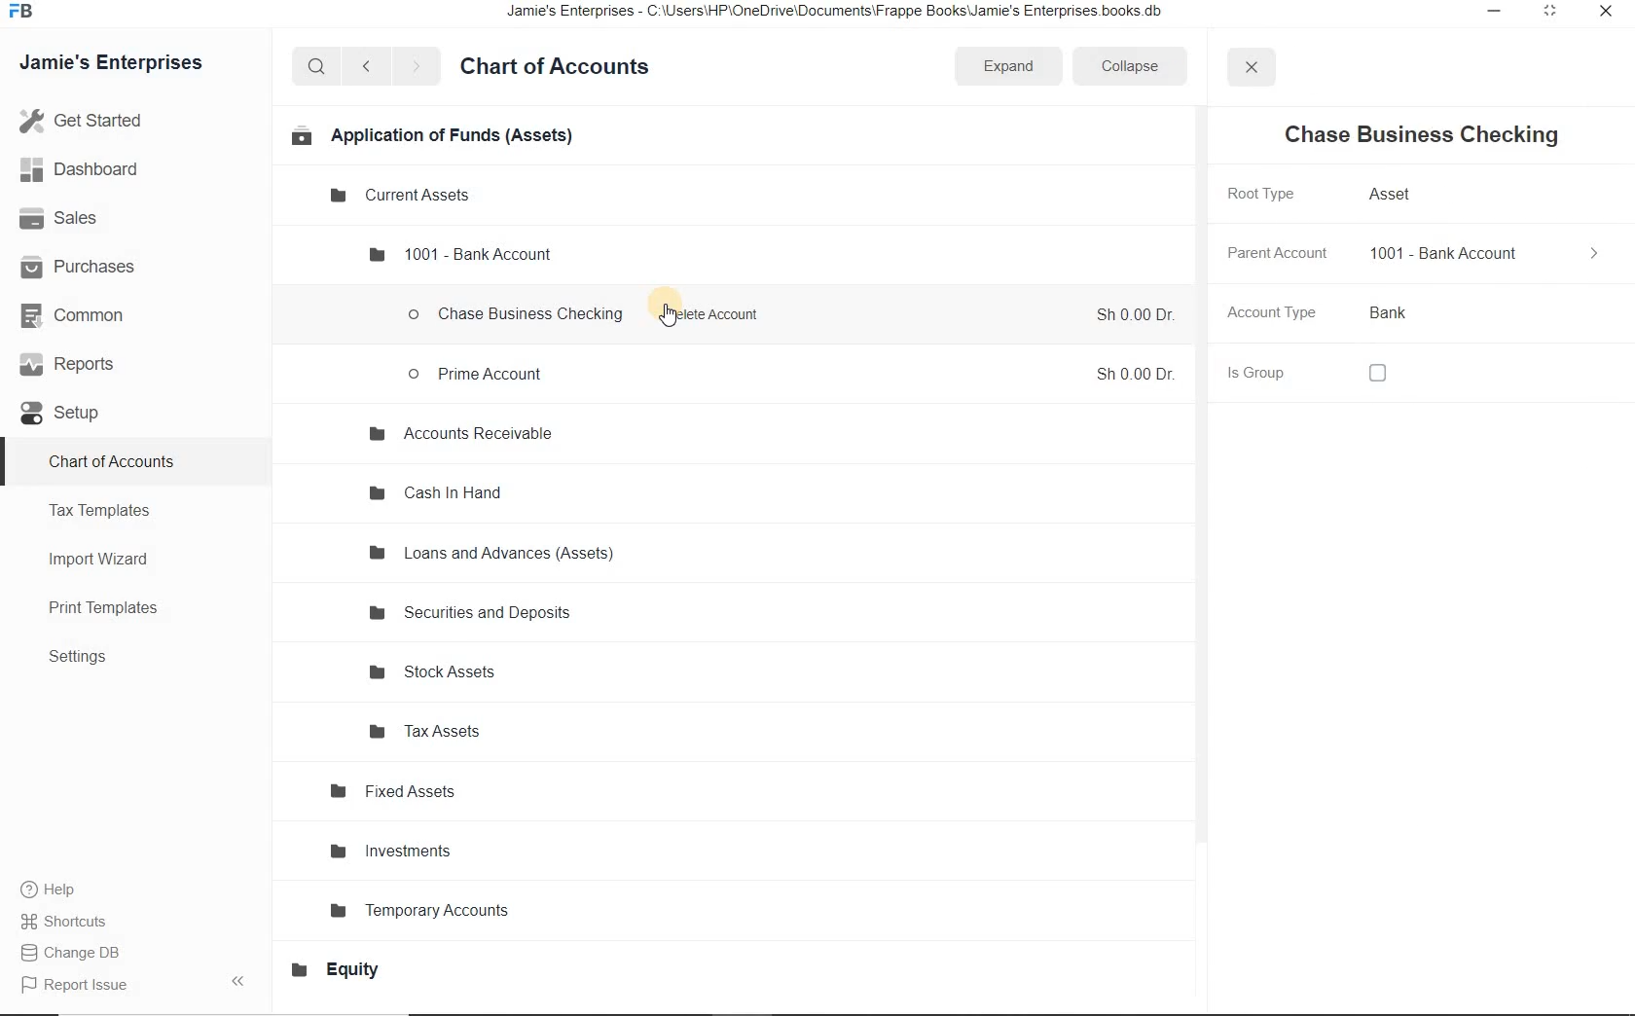 This screenshot has height=1016, width=1635. I want to click on Root Type, so click(1261, 196).